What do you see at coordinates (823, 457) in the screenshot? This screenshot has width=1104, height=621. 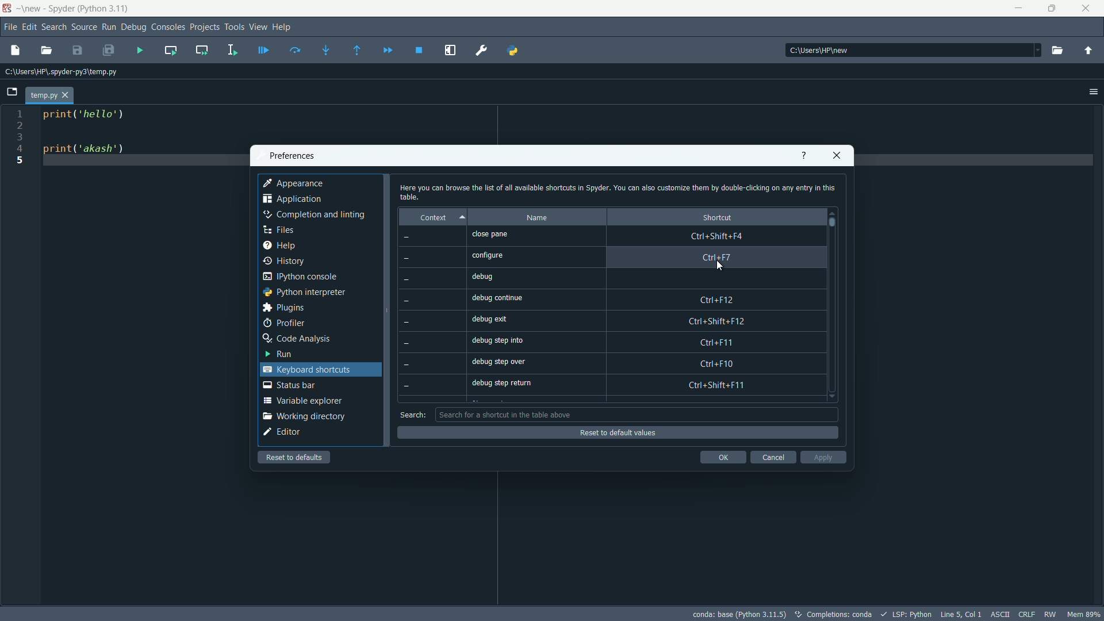 I see `apply` at bounding box center [823, 457].